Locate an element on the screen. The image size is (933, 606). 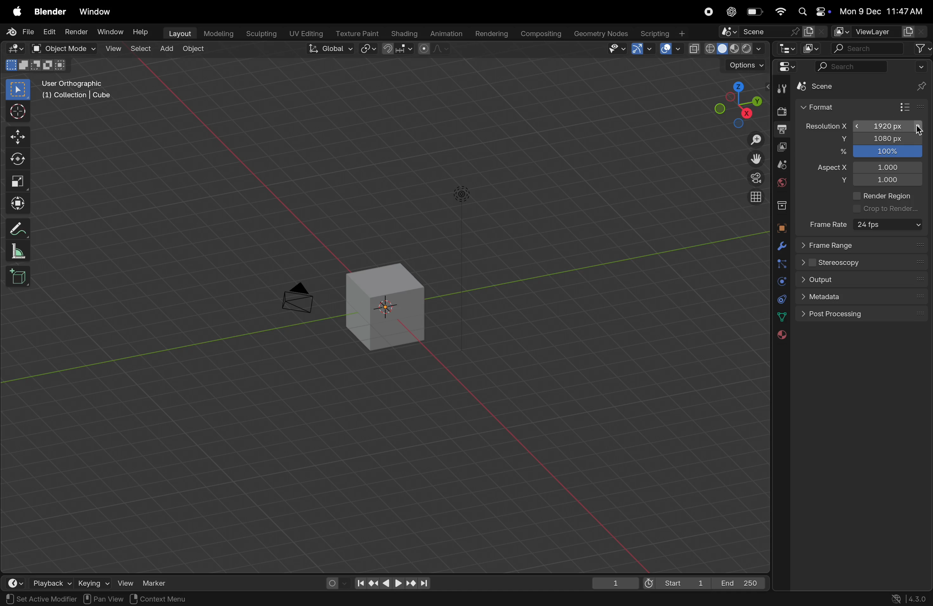
frame range is located at coordinates (862, 246).